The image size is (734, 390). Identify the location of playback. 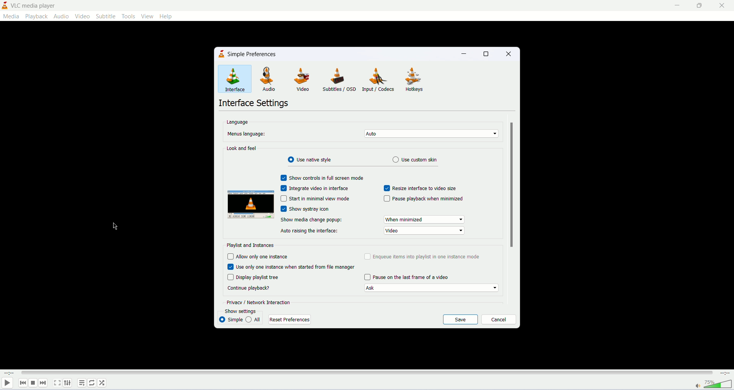
(37, 16).